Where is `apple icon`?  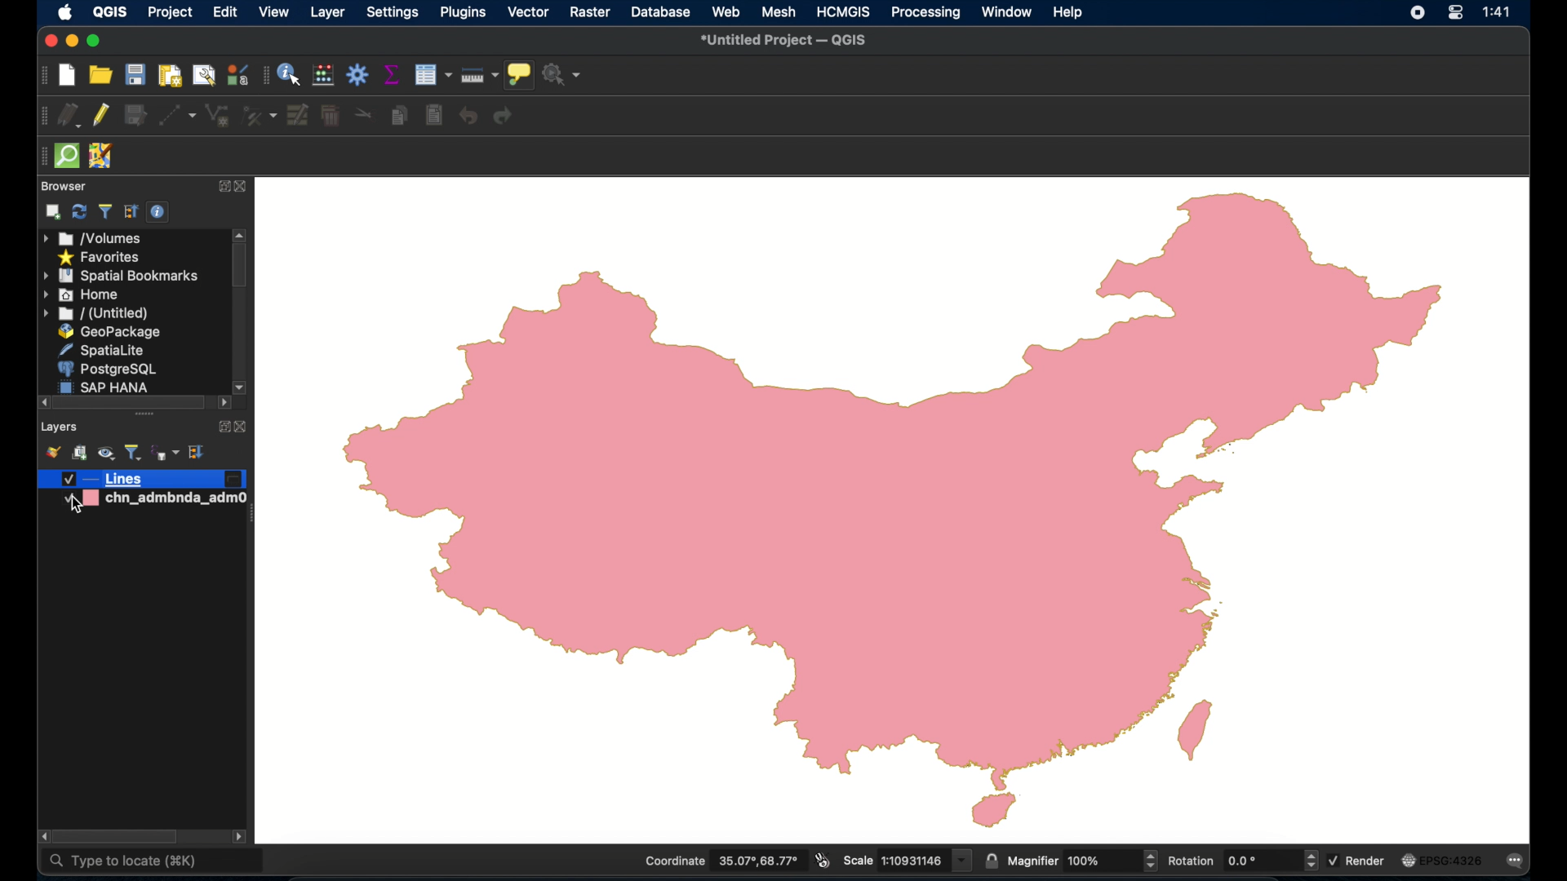 apple icon is located at coordinates (65, 13).